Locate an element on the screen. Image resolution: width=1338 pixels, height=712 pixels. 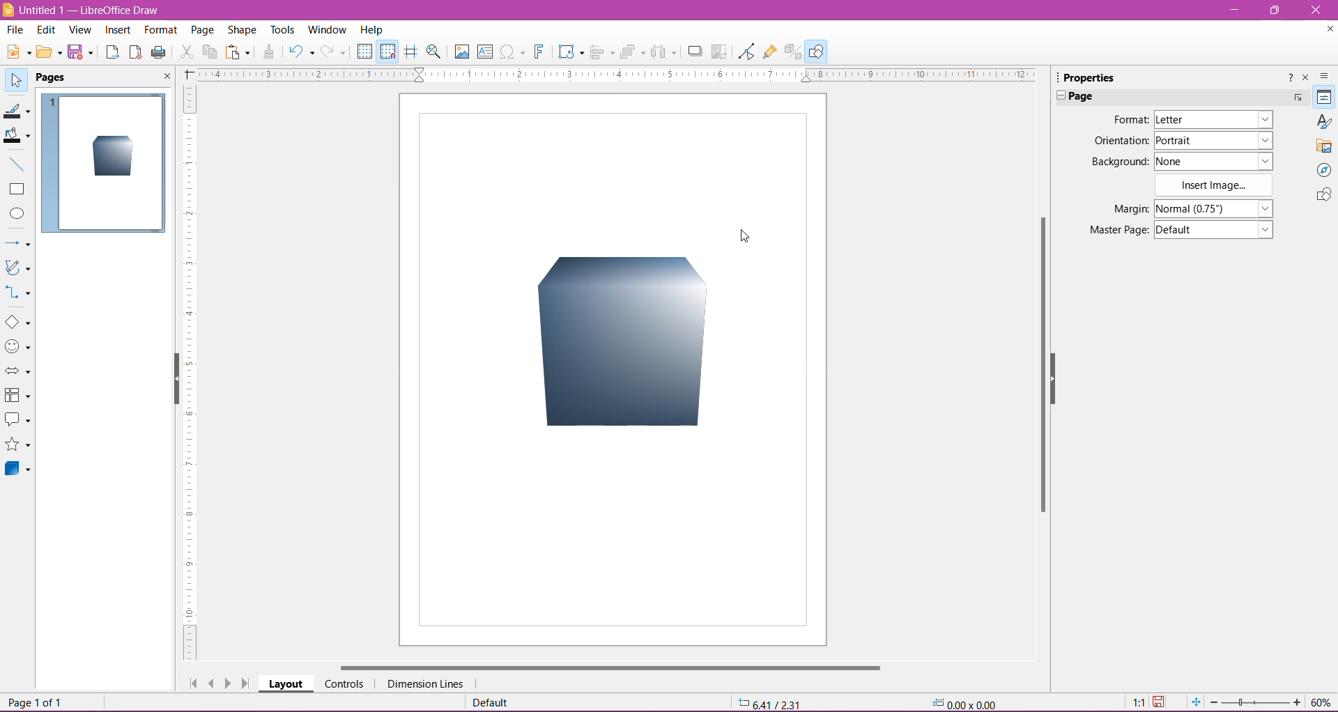
Fill Color is located at coordinates (17, 136).